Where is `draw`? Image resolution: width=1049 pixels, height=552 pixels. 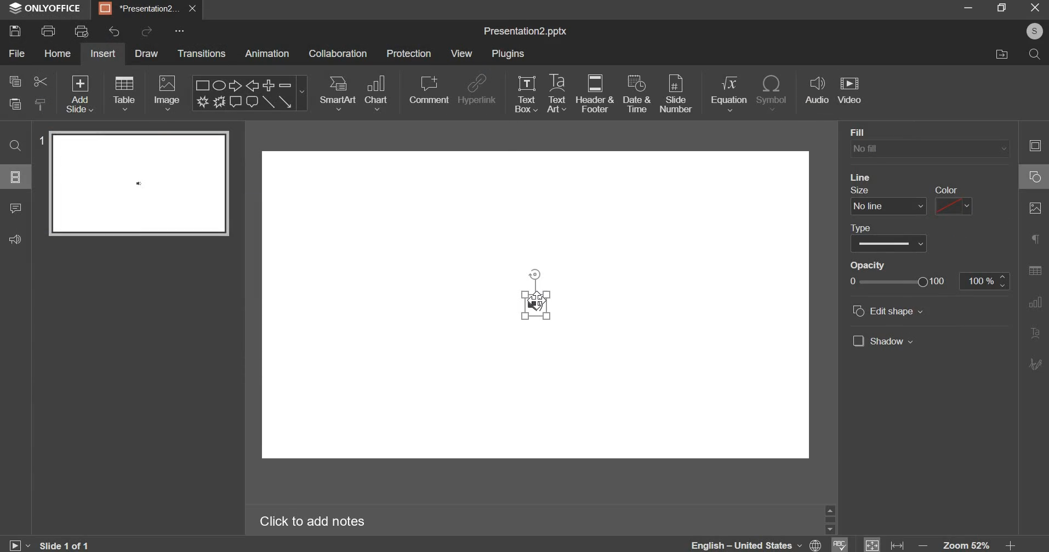 draw is located at coordinates (144, 53).